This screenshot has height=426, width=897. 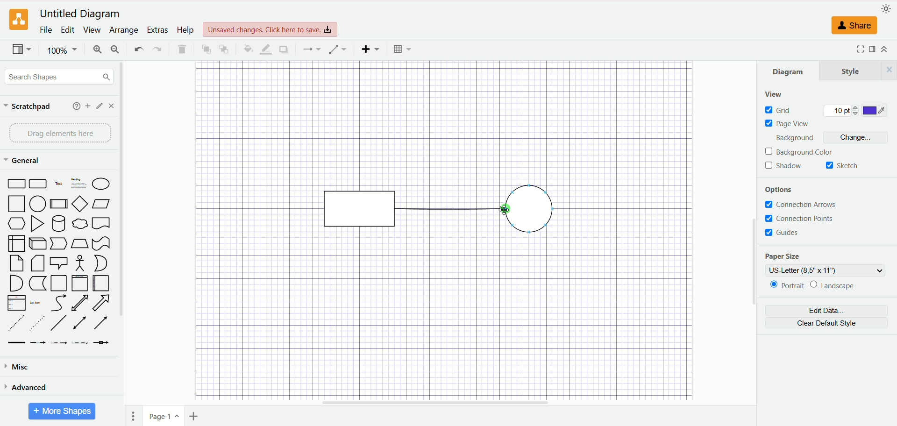 I want to click on Trapezoid, so click(x=80, y=243).